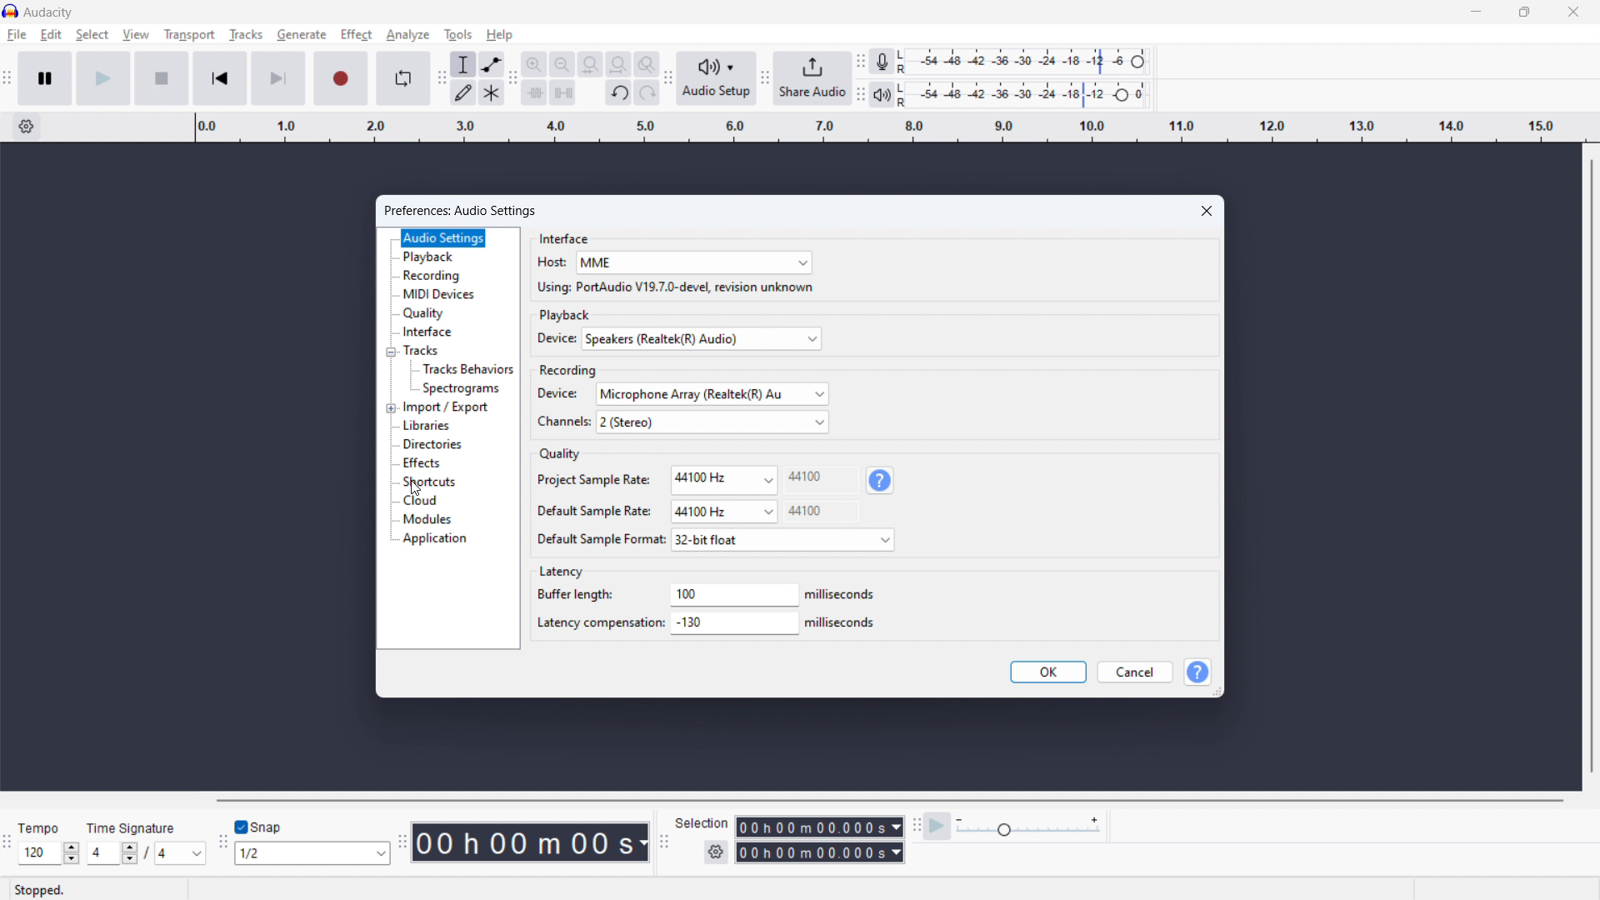 The image size is (1600, 900). What do you see at coordinates (696, 262) in the screenshot?
I see `host` at bounding box center [696, 262].